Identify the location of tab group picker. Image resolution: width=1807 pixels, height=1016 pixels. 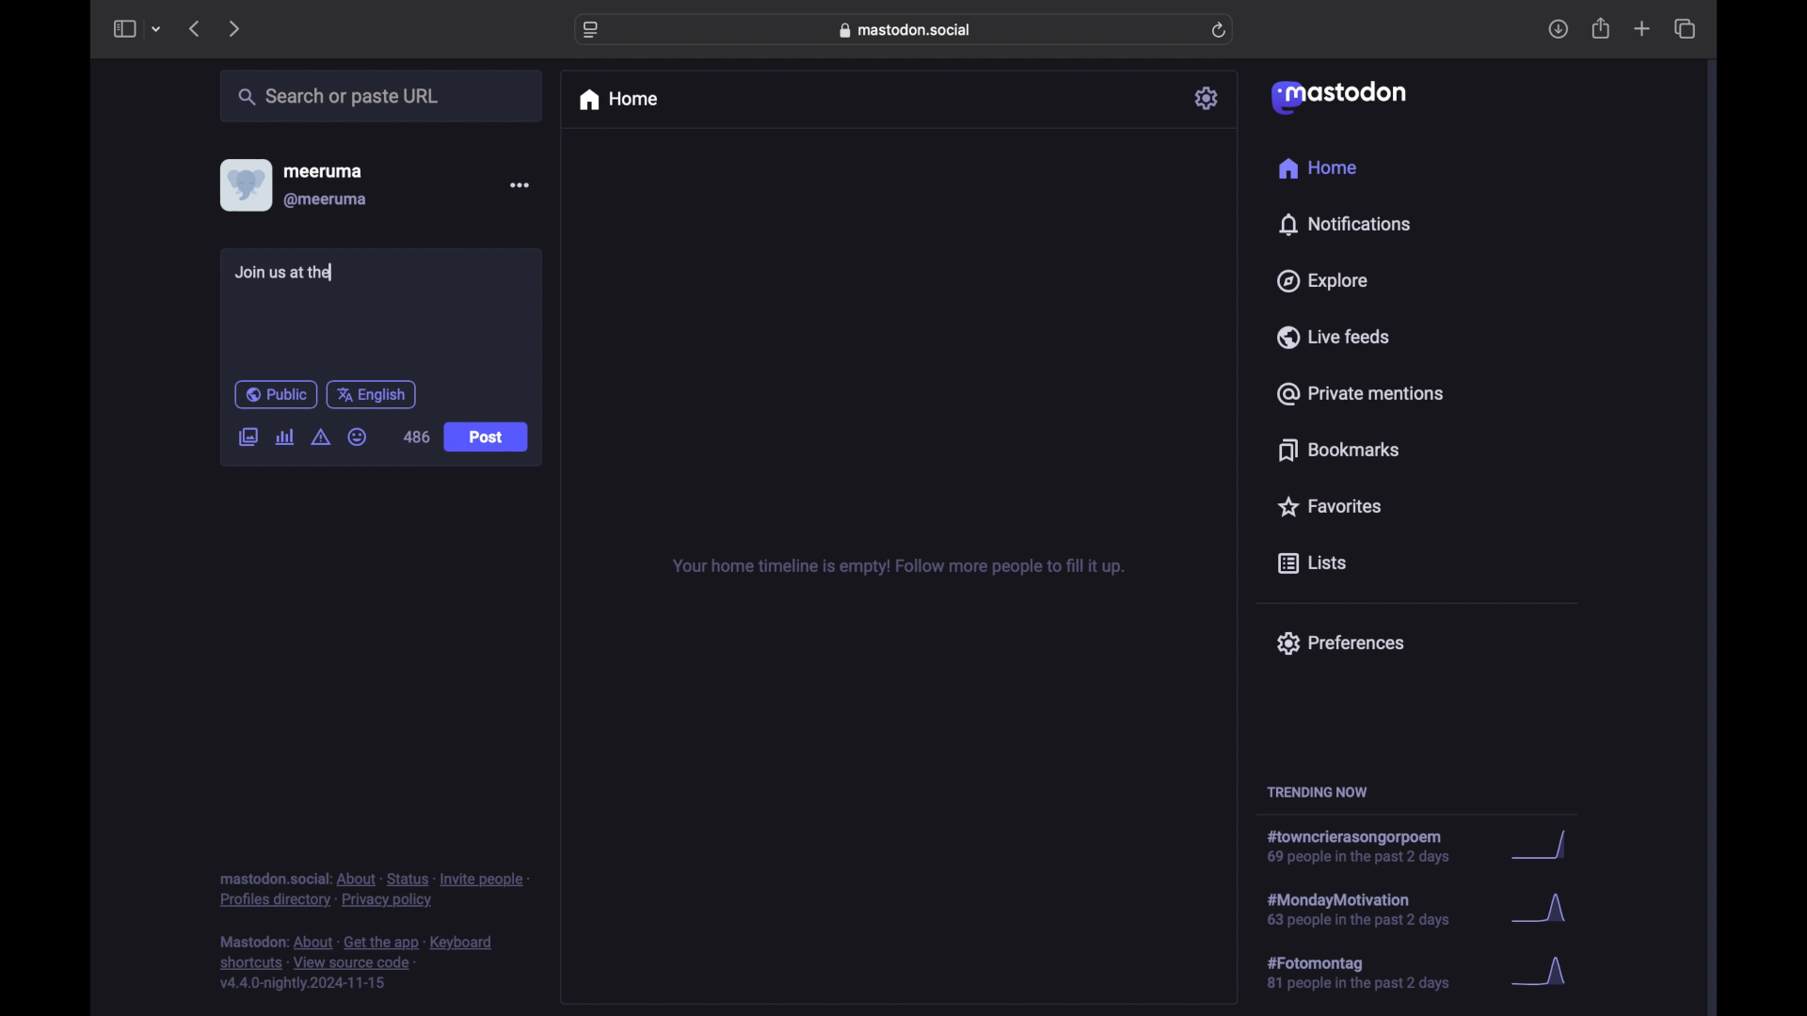
(156, 30).